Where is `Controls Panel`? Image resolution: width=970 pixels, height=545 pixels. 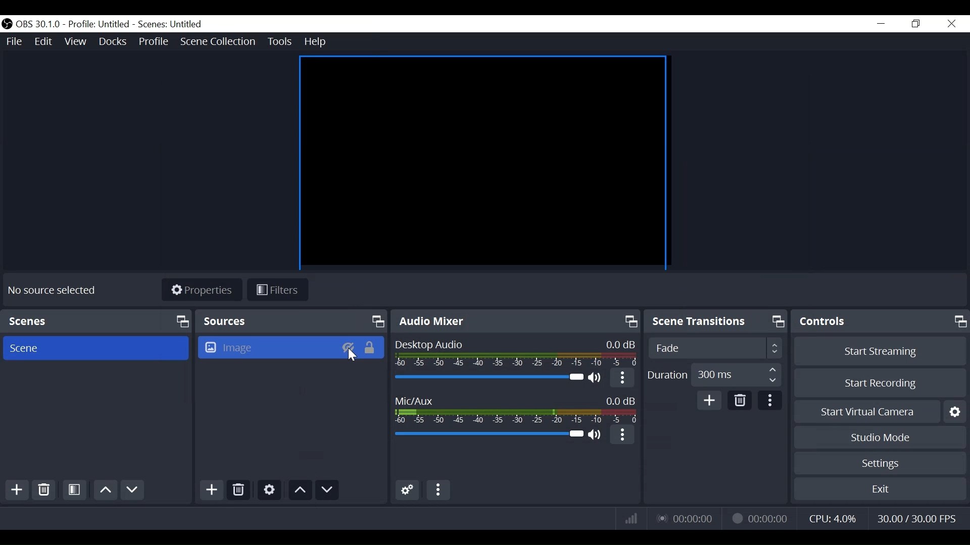
Controls Panel is located at coordinates (881, 322).